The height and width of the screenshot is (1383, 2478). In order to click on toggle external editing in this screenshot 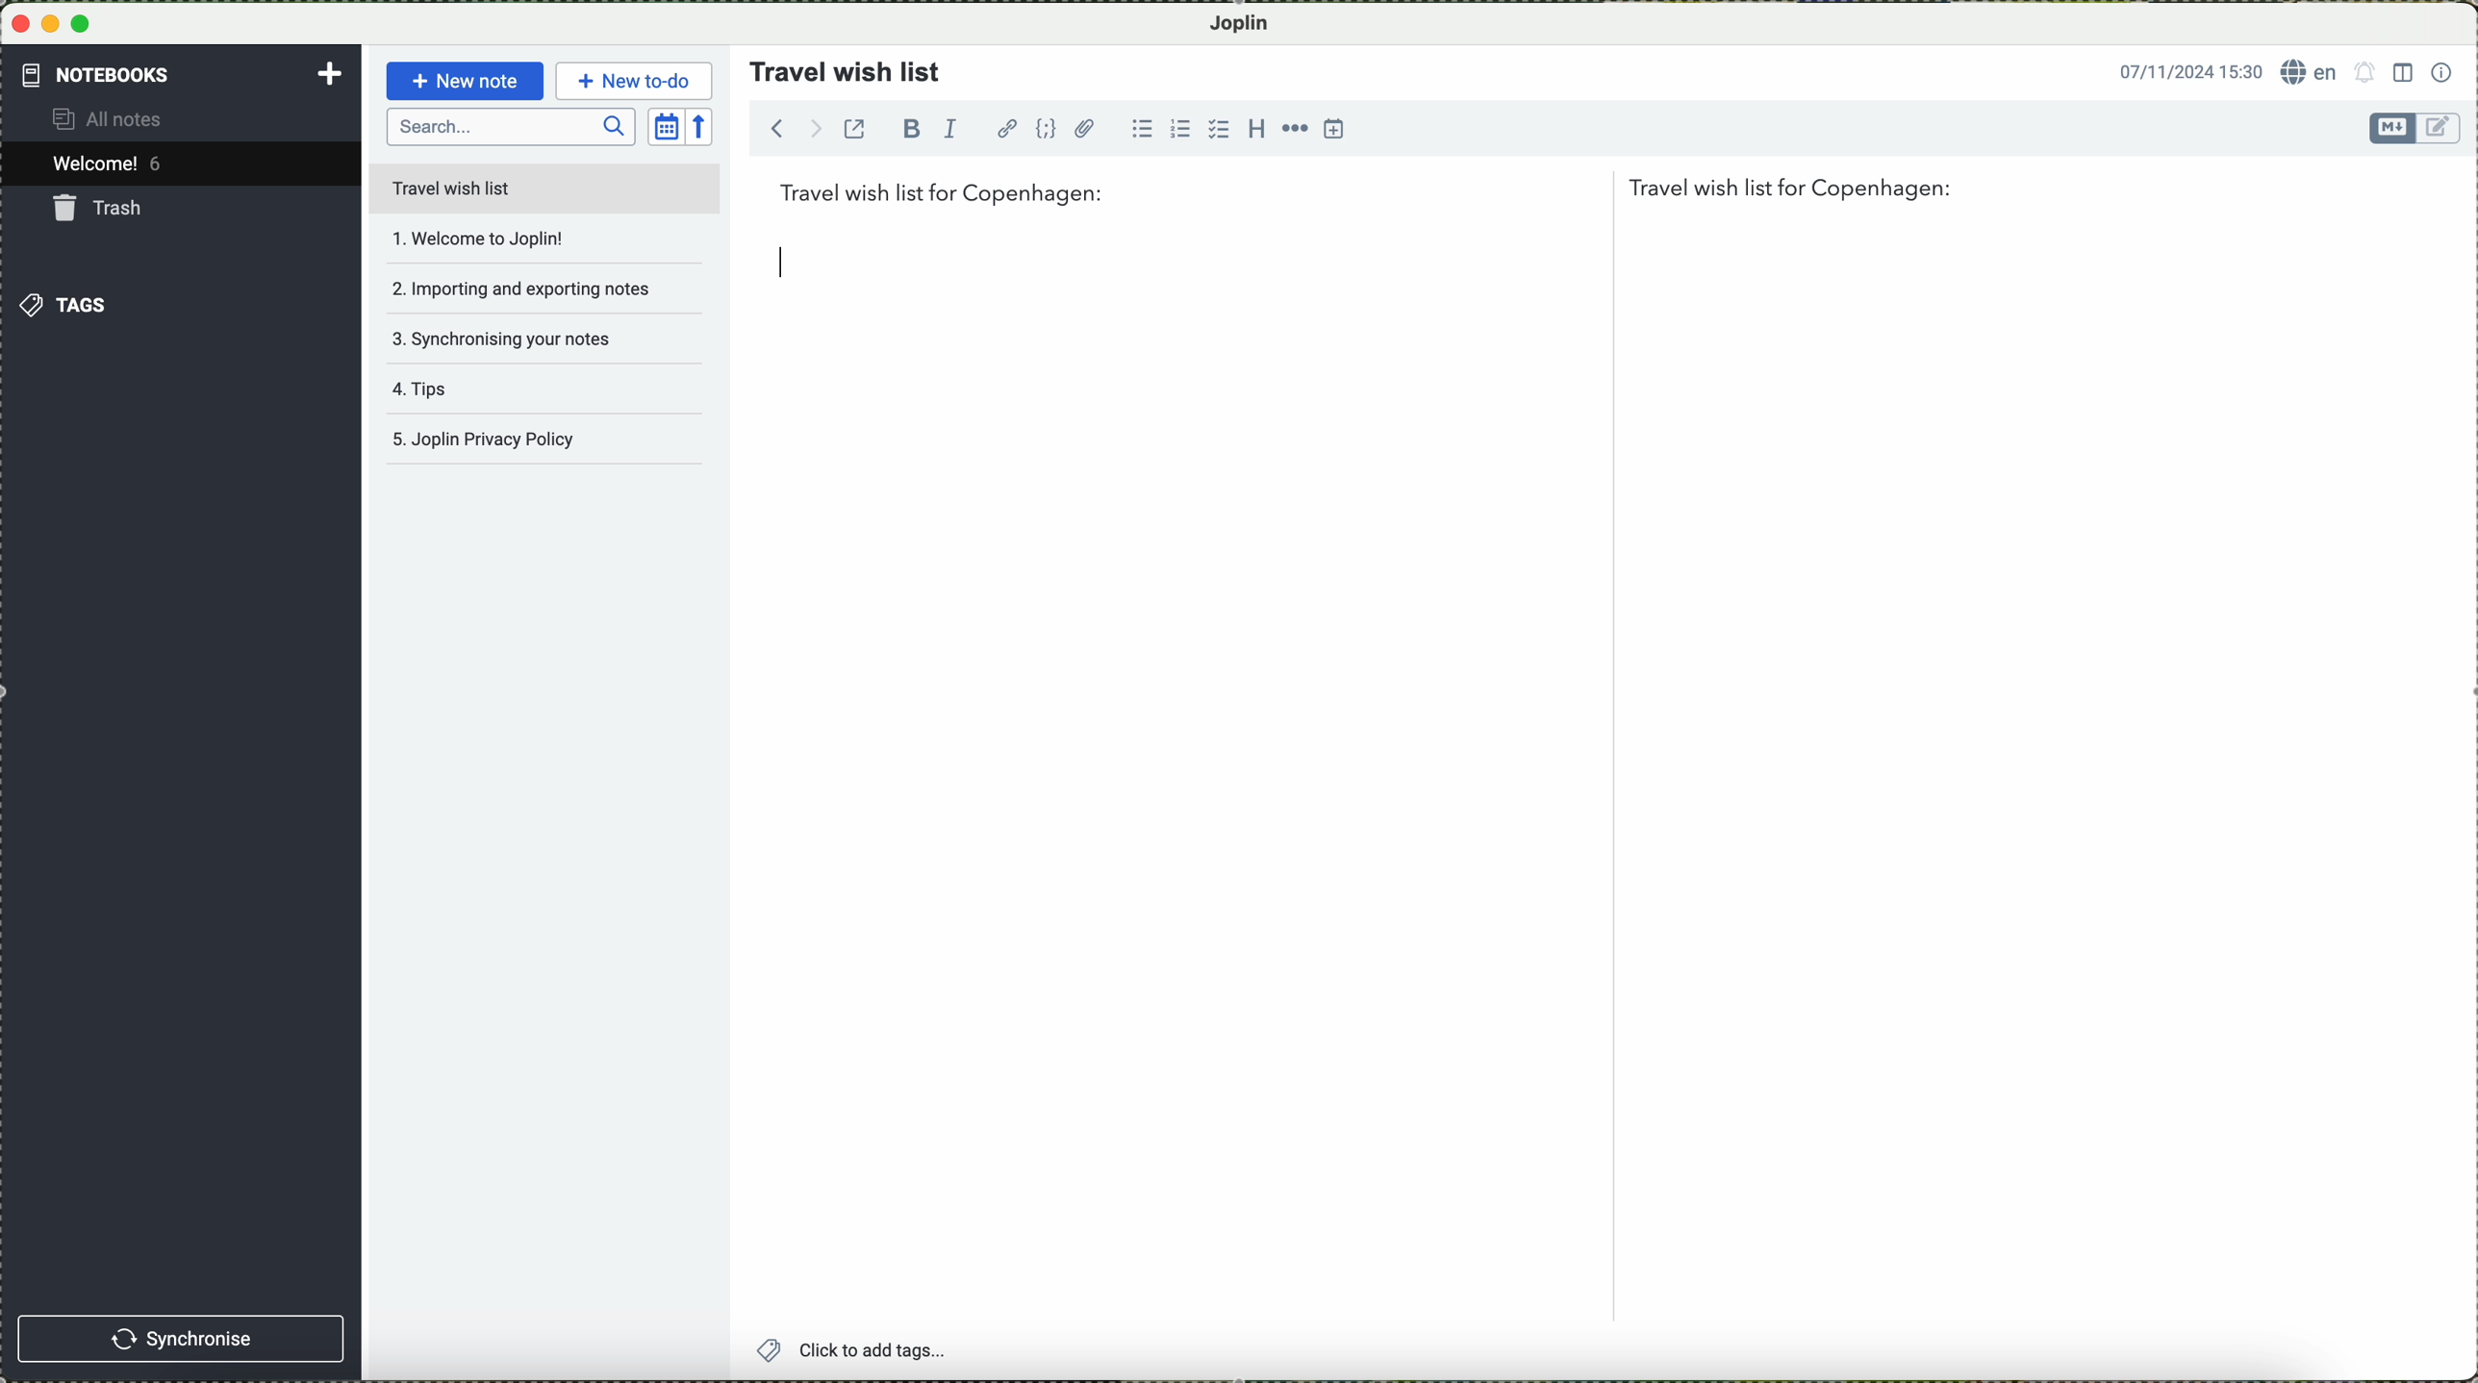, I will do `click(859, 136)`.